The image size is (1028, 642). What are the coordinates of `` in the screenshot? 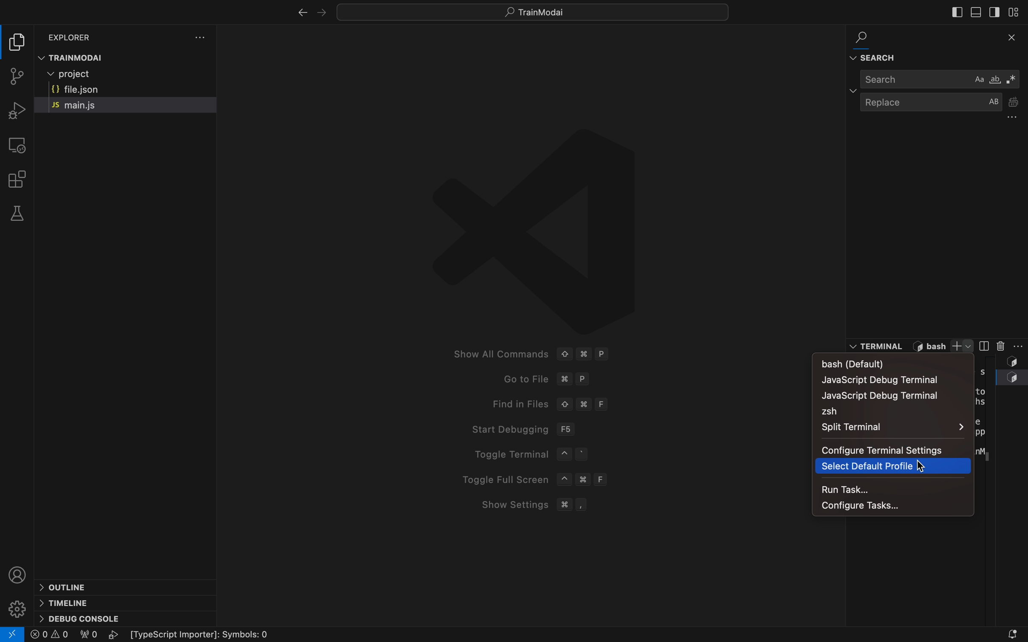 It's located at (1011, 378).